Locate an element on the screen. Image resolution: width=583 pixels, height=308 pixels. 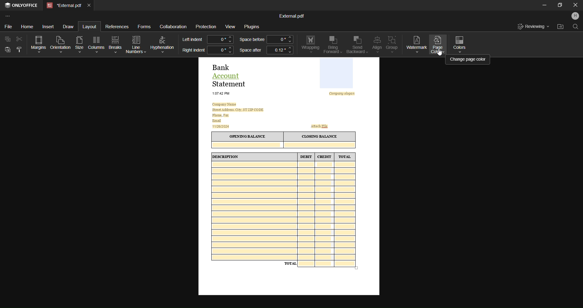
Find is located at coordinates (576, 28).